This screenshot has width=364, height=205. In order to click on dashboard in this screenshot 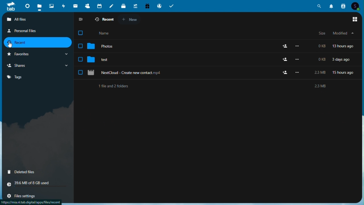, I will do `click(27, 5)`.